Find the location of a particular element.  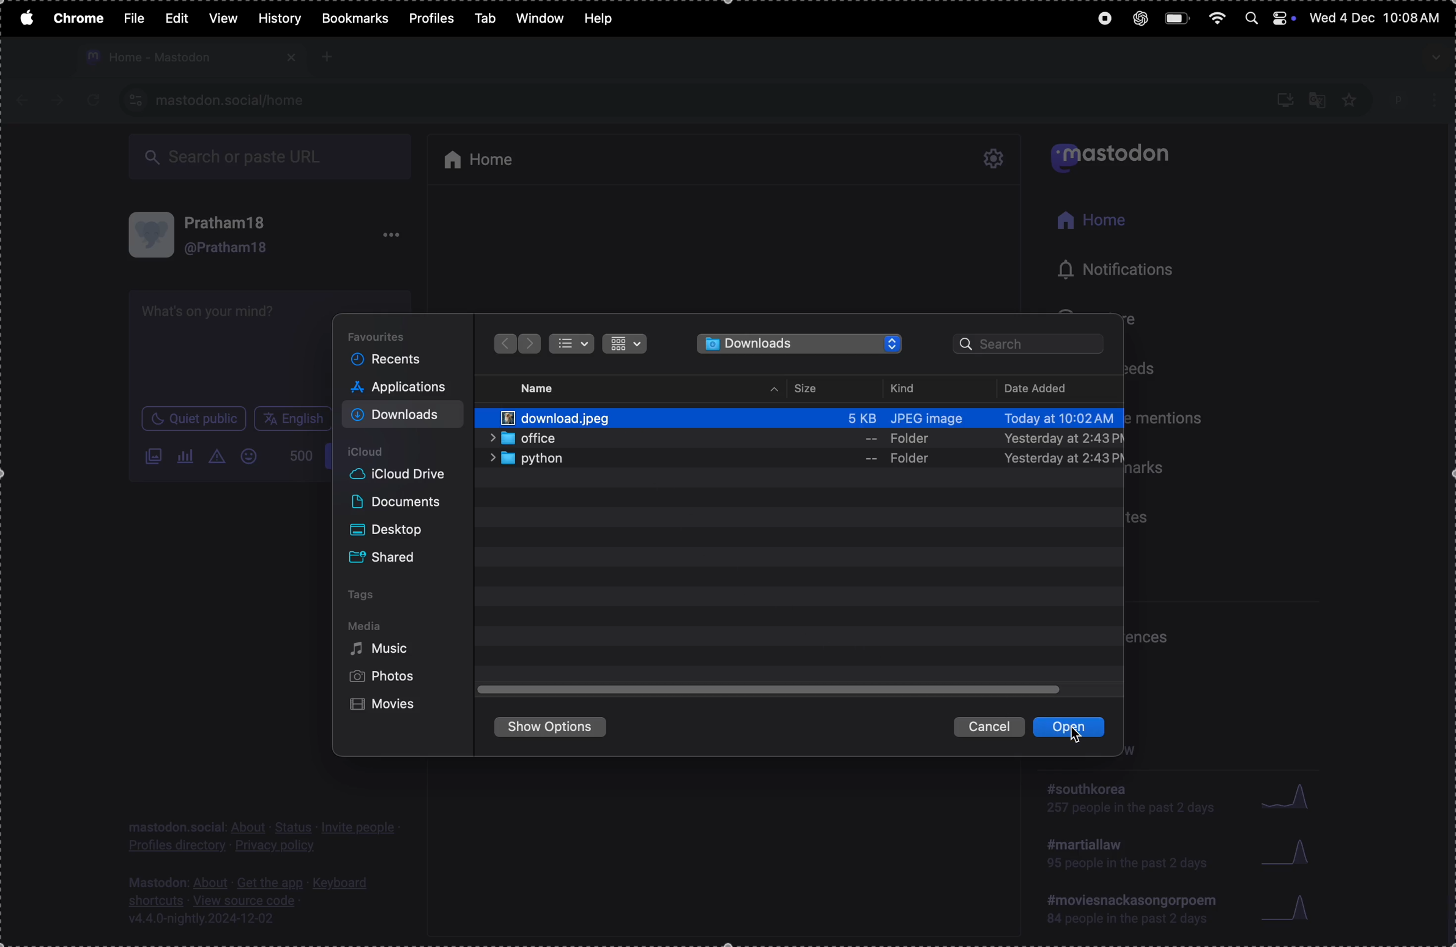

apple widgets is located at coordinates (1268, 17).